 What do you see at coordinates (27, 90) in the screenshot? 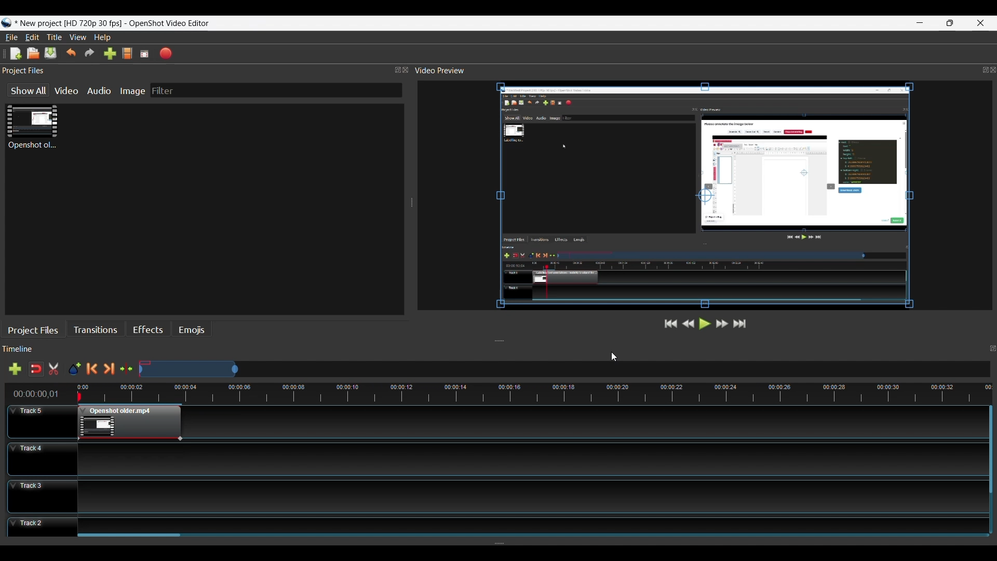
I see `Show All` at bounding box center [27, 90].